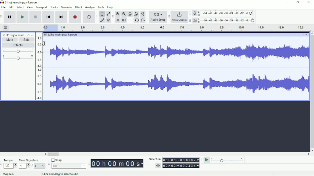  I want to click on Audacity time toolbar, so click(88, 163).